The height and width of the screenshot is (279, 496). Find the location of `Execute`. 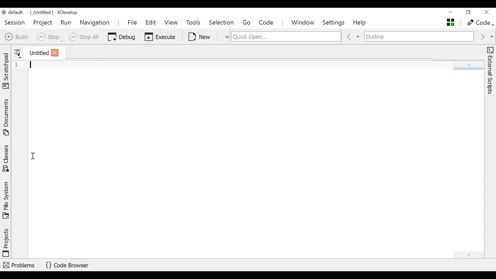

Execute is located at coordinates (160, 37).